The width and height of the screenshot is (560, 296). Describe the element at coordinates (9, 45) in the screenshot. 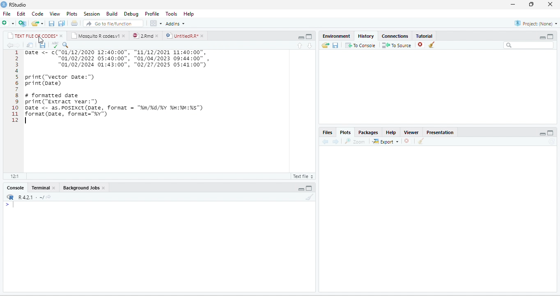

I see `back` at that location.